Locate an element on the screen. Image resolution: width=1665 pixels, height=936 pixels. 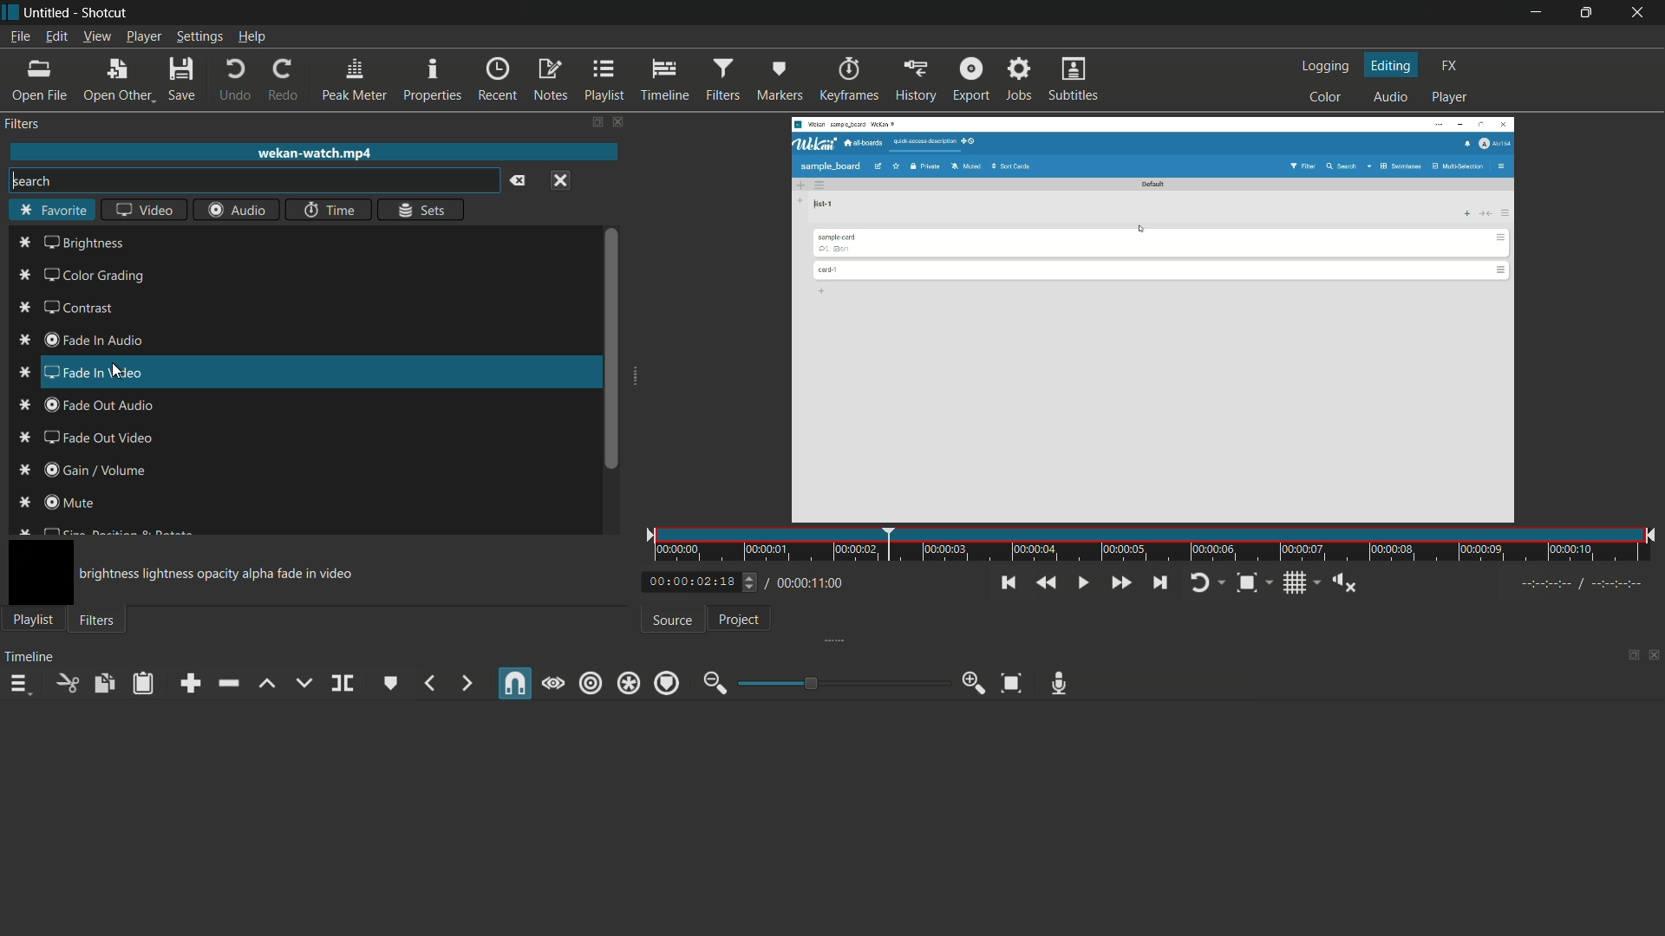
toggle grid is located at coordinates (1296, 584).